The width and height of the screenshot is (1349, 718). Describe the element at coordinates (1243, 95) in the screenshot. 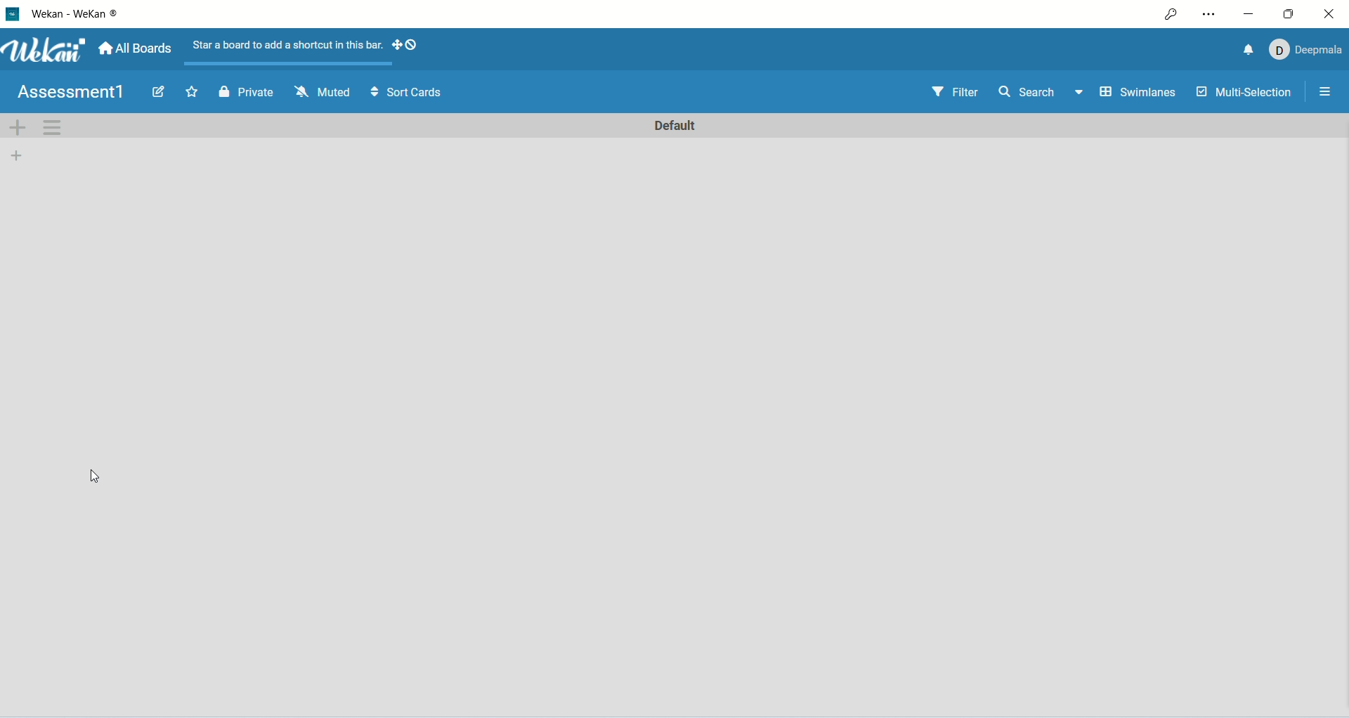

I see `multi selection` at that location.